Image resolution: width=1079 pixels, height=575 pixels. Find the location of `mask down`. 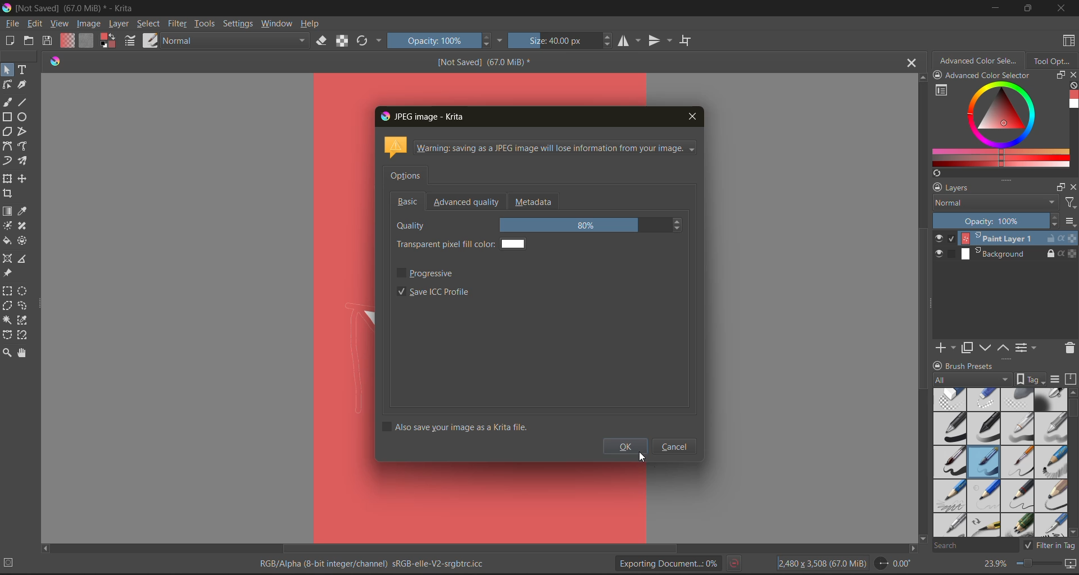

mask down is located at coordinates (987, 348).